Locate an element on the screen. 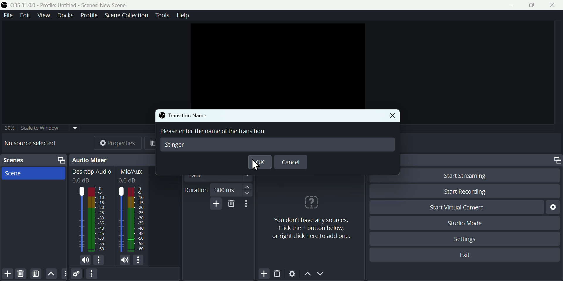  Delete is located at coordinates (279, 274).